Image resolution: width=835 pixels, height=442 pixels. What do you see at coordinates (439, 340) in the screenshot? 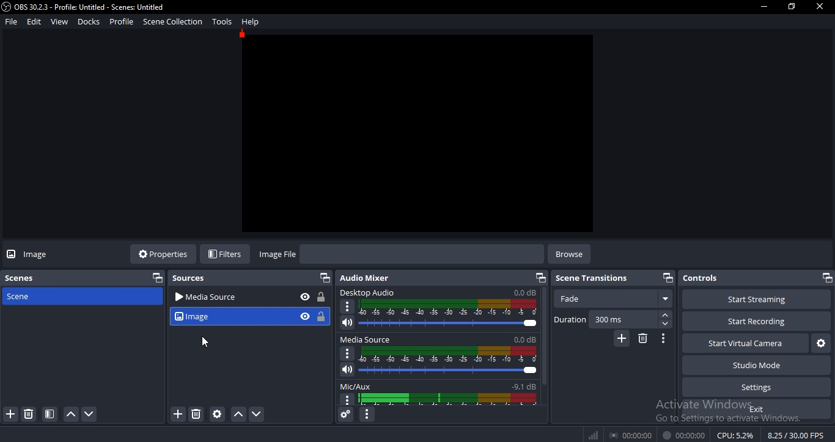
I see `media source` at bounding box center [439, 340].